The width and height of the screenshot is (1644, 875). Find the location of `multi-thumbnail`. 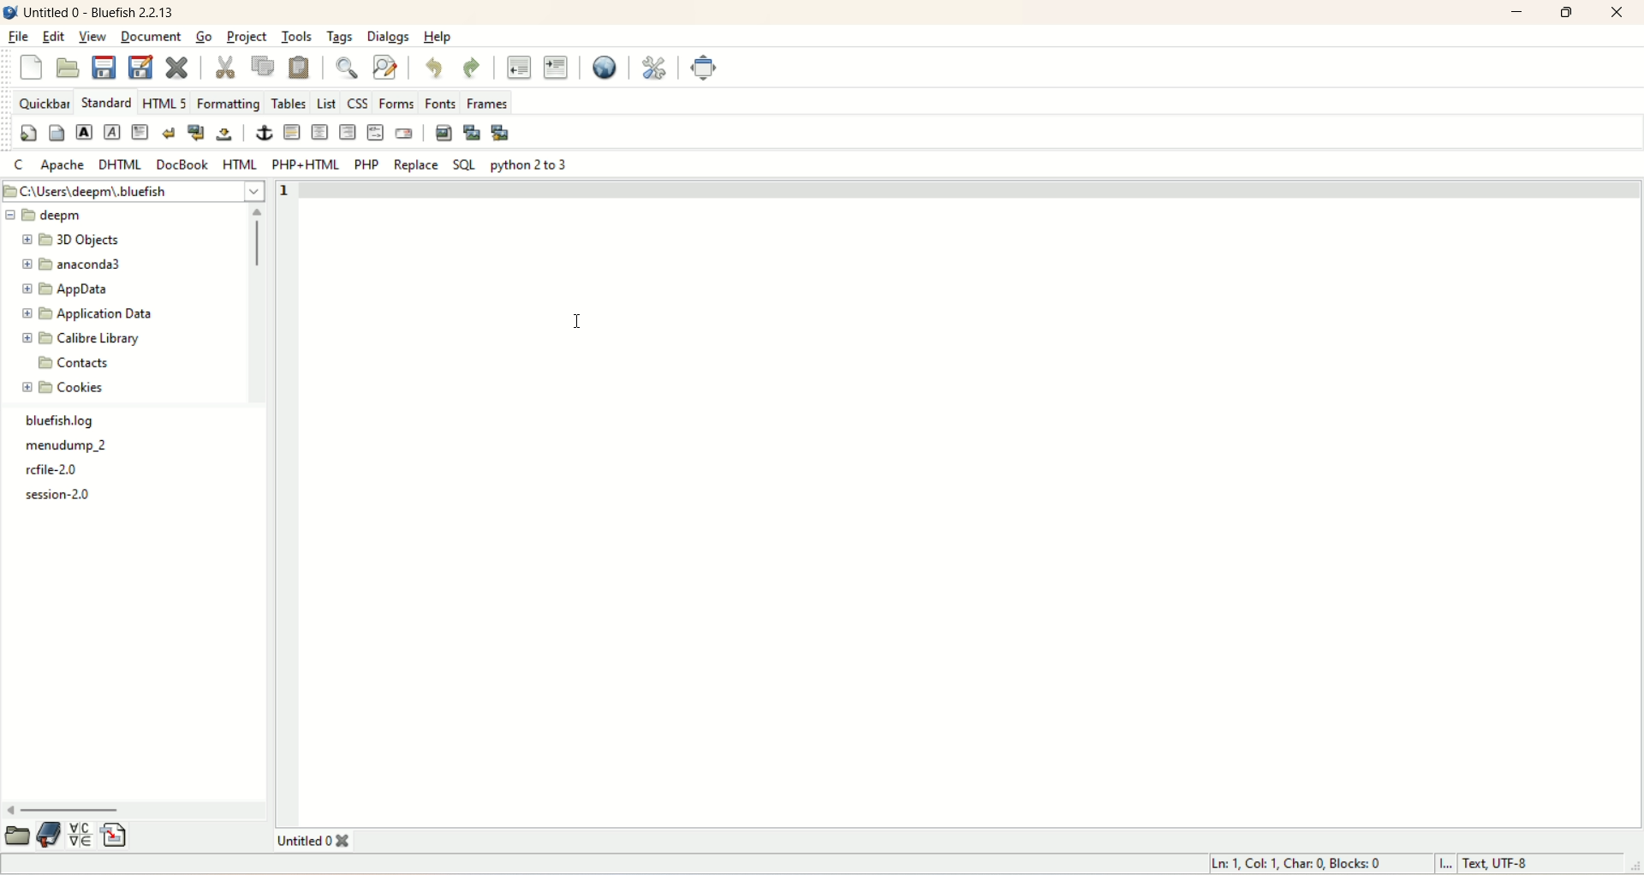

multi-thumbnail is located at coordinates (504, 133).